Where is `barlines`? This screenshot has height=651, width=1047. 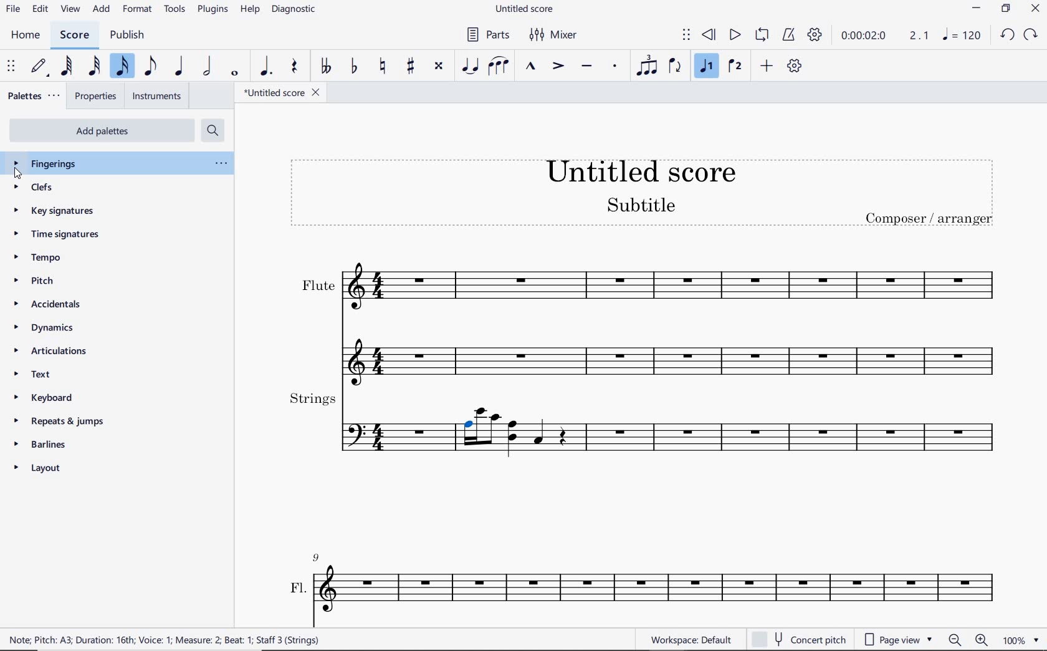 barlines is located at coordinates (67, 445).